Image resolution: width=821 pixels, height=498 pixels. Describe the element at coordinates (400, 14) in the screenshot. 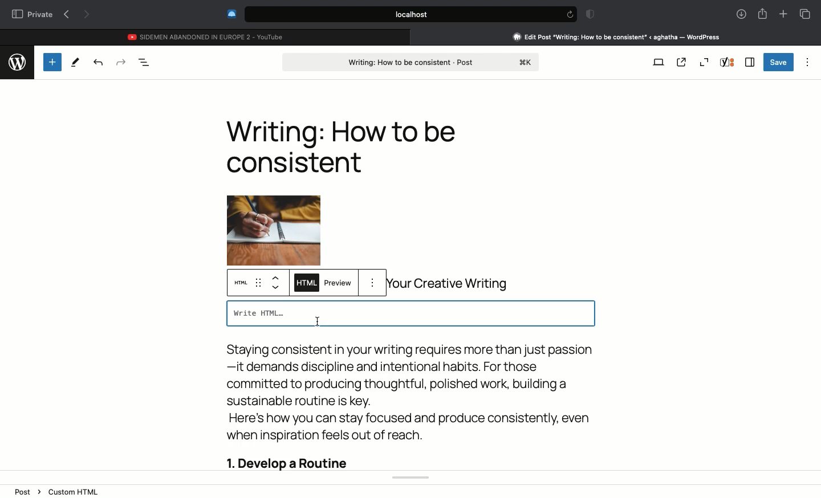

I see `Search bar` at that location.